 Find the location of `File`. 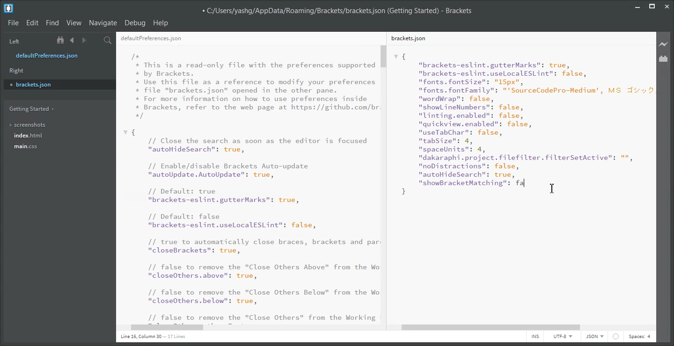

File is located at coordinates (13, 23).